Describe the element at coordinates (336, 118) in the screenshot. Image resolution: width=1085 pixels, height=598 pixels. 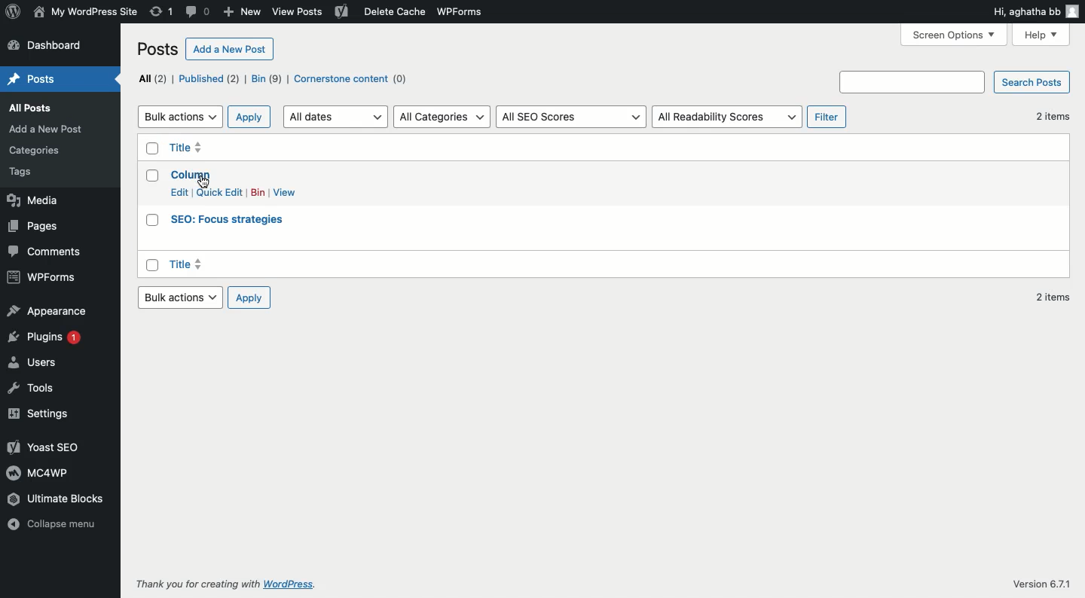
I see `All dates` at that location.